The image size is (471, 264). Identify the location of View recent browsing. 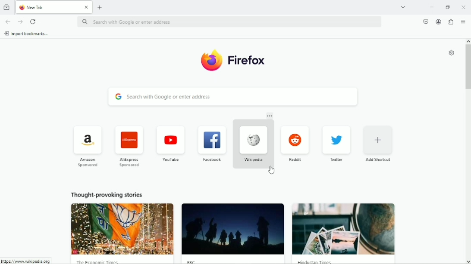
(6, 7).